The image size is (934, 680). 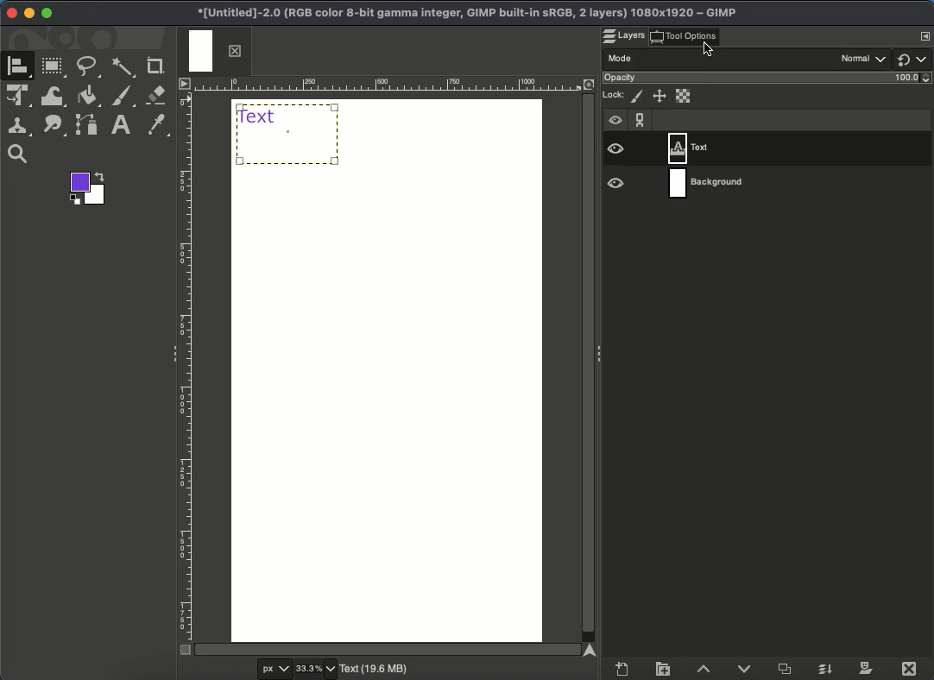 I want to click on px, so click(x=272, y=670).